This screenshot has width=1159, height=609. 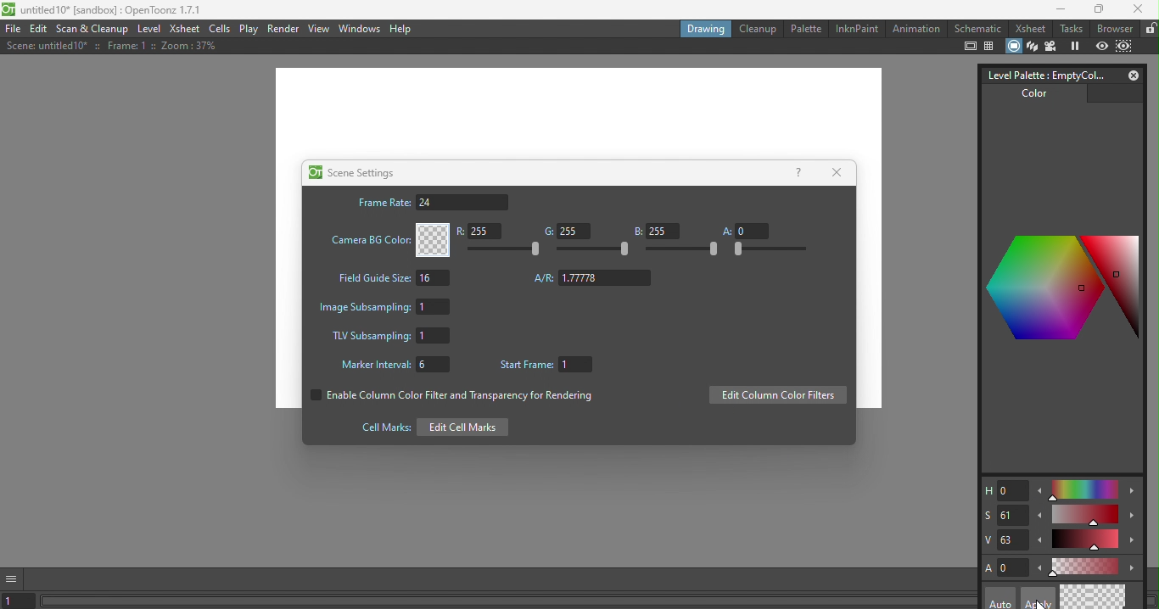 I want to click on Edit, so click(x=41, y=30).